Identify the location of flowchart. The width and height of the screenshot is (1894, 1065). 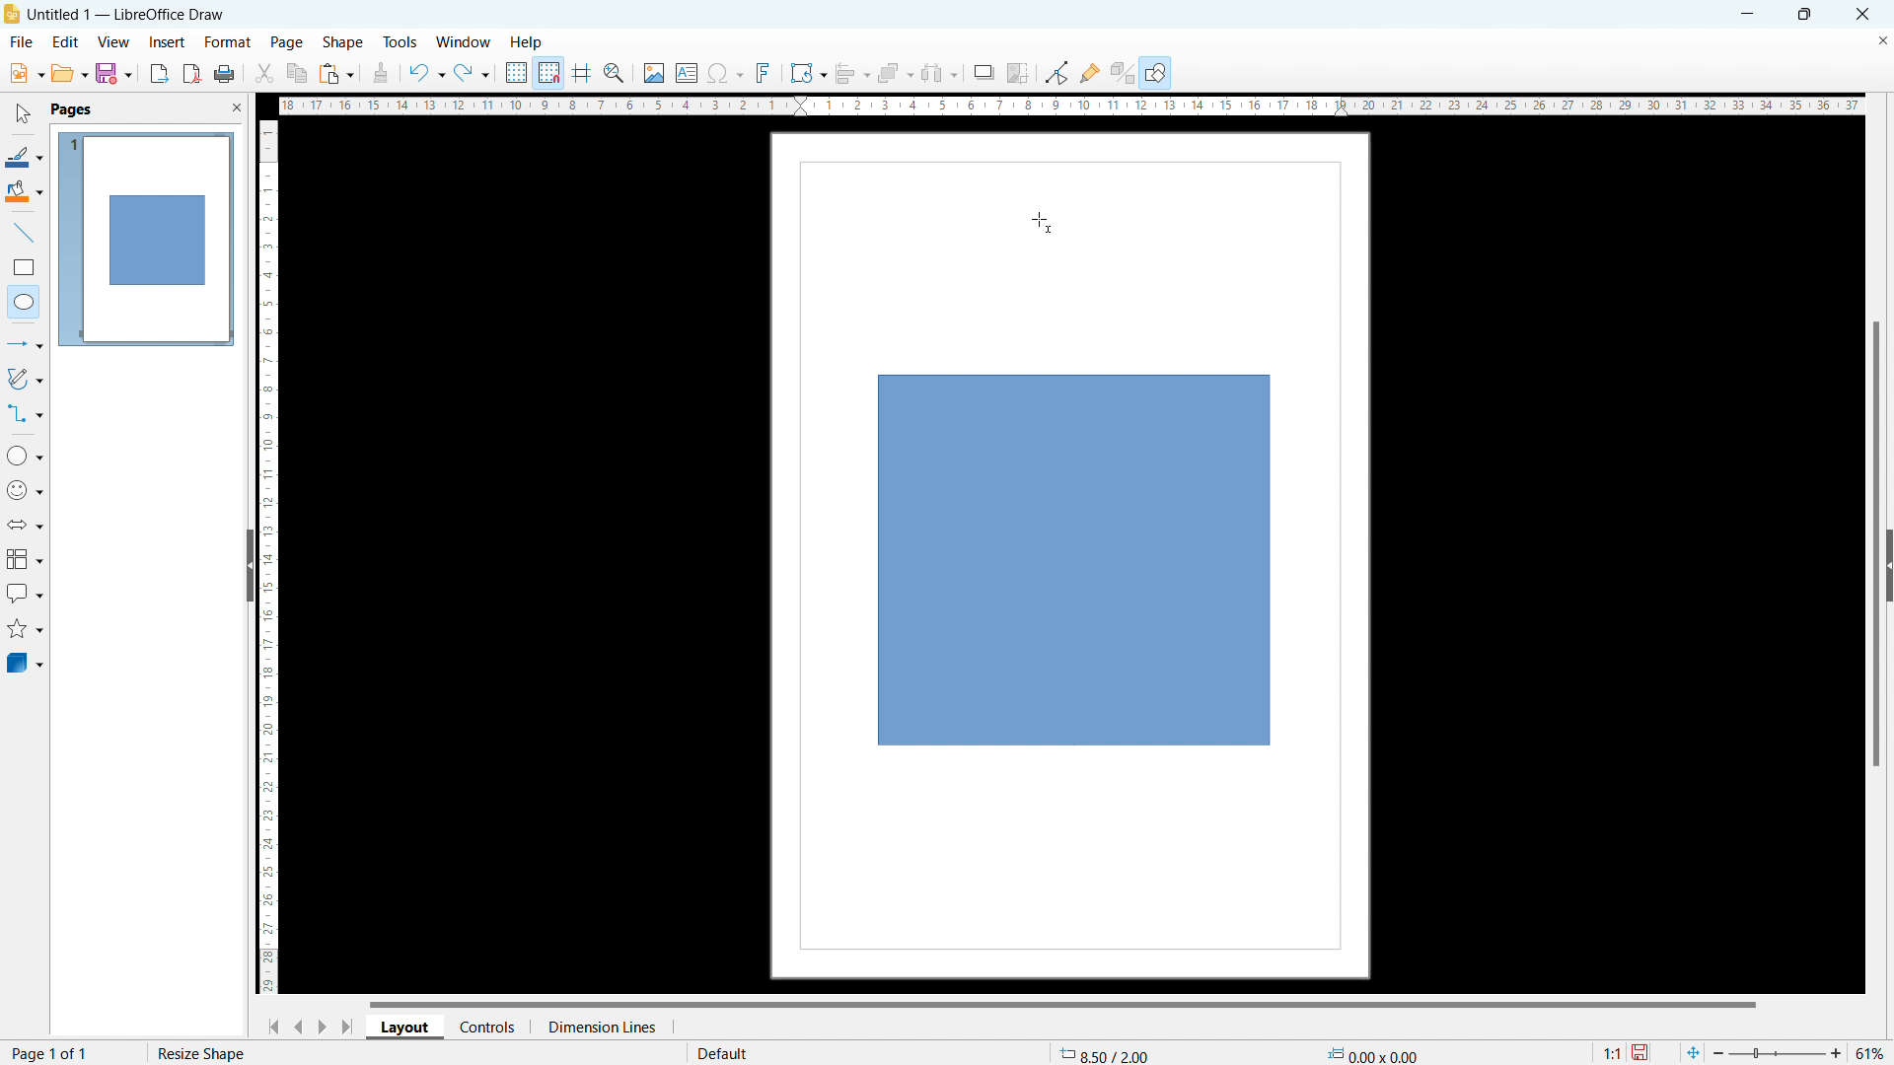
(26, 559).